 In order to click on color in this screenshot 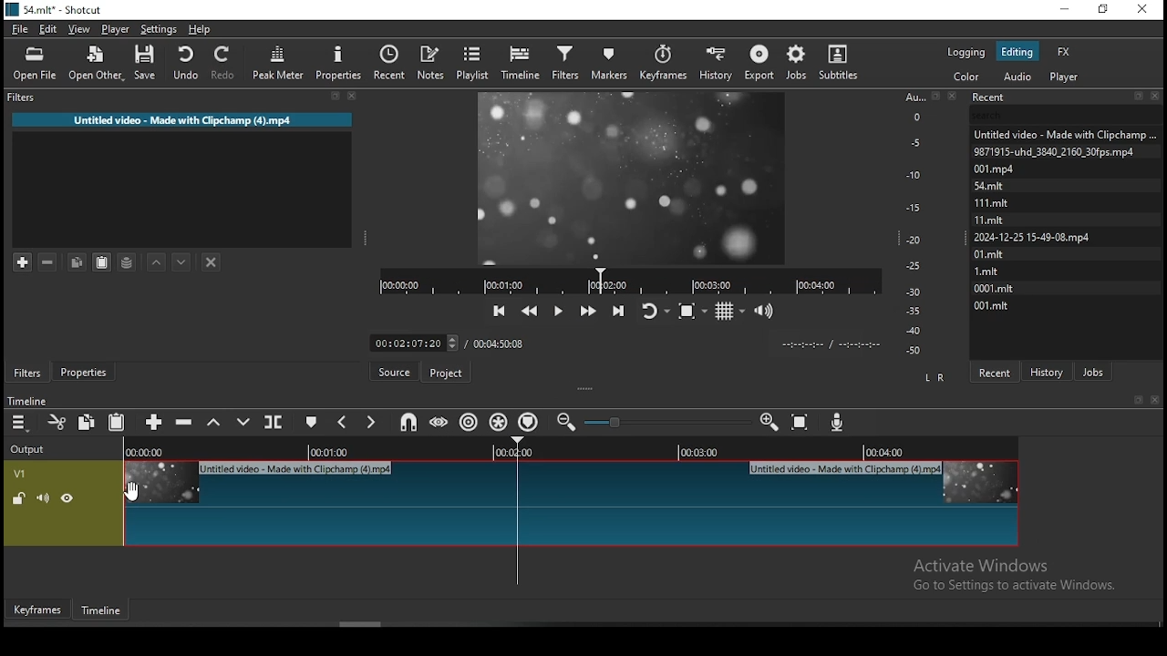, I will do `click(967, 76)`.